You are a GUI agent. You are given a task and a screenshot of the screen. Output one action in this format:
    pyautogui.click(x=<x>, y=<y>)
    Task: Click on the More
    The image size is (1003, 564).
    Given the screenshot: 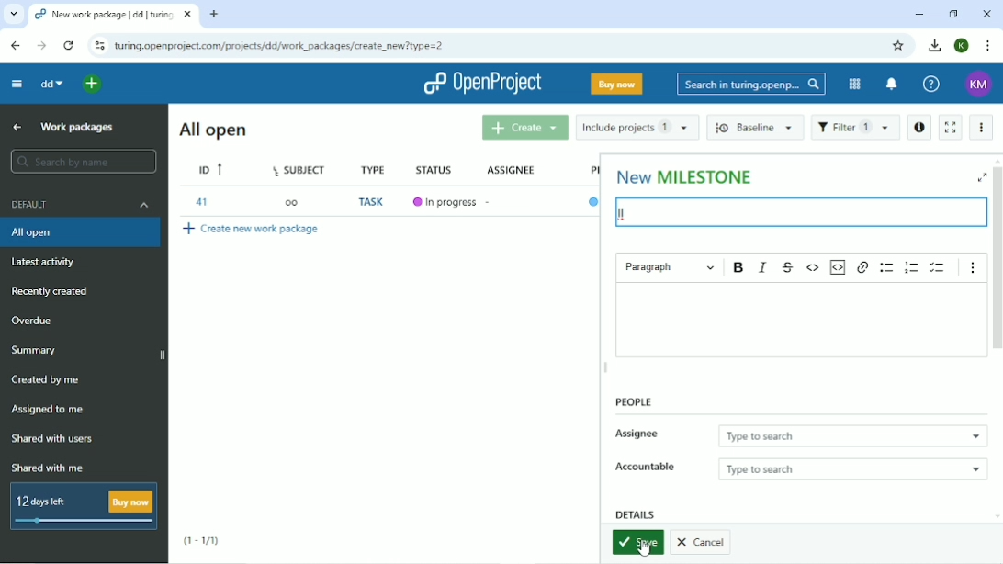 What is the action you would take?
    pyautogui.click(x=981, y=127)
    